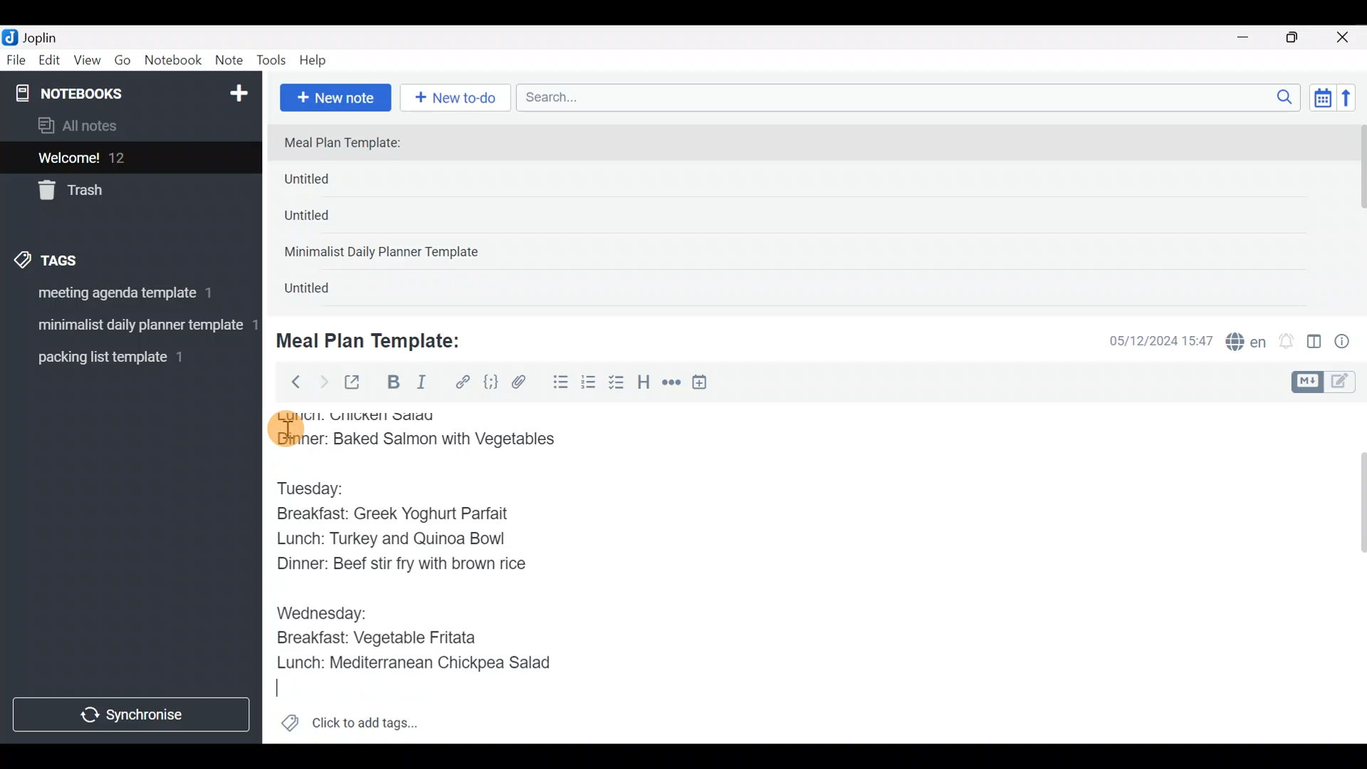 The height and width of the screenshot is (769, 1367). What do you see at coordinates (334, 96) in the screenshot?
I see `New note` at bounding box center [334, 96].